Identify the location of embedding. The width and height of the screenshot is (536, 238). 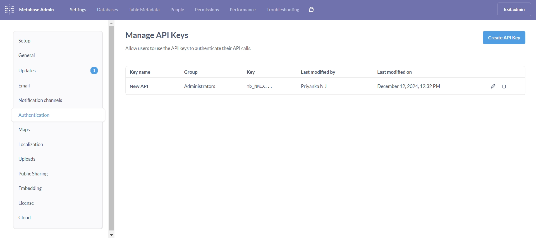
(57, 189).